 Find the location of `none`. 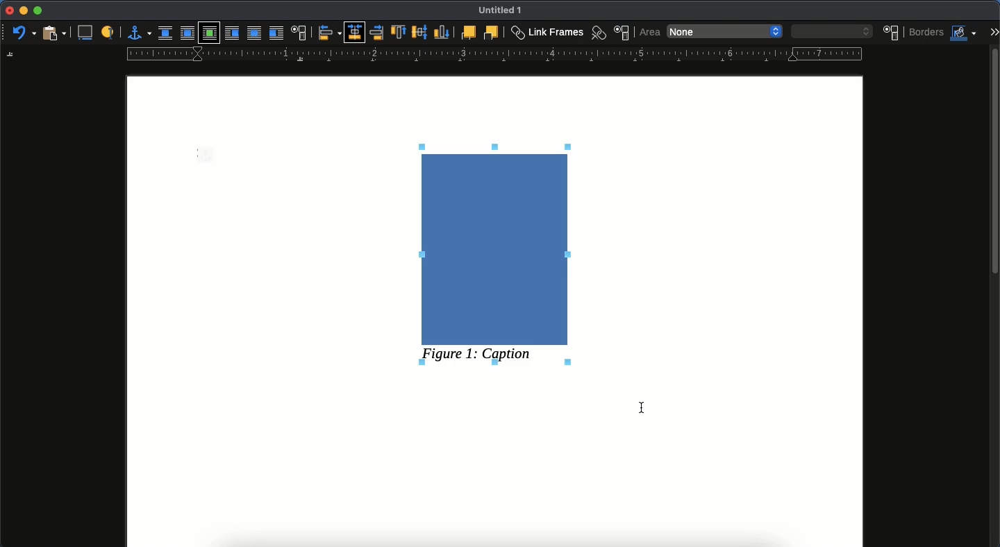

none is located at coordinates (725, 31).